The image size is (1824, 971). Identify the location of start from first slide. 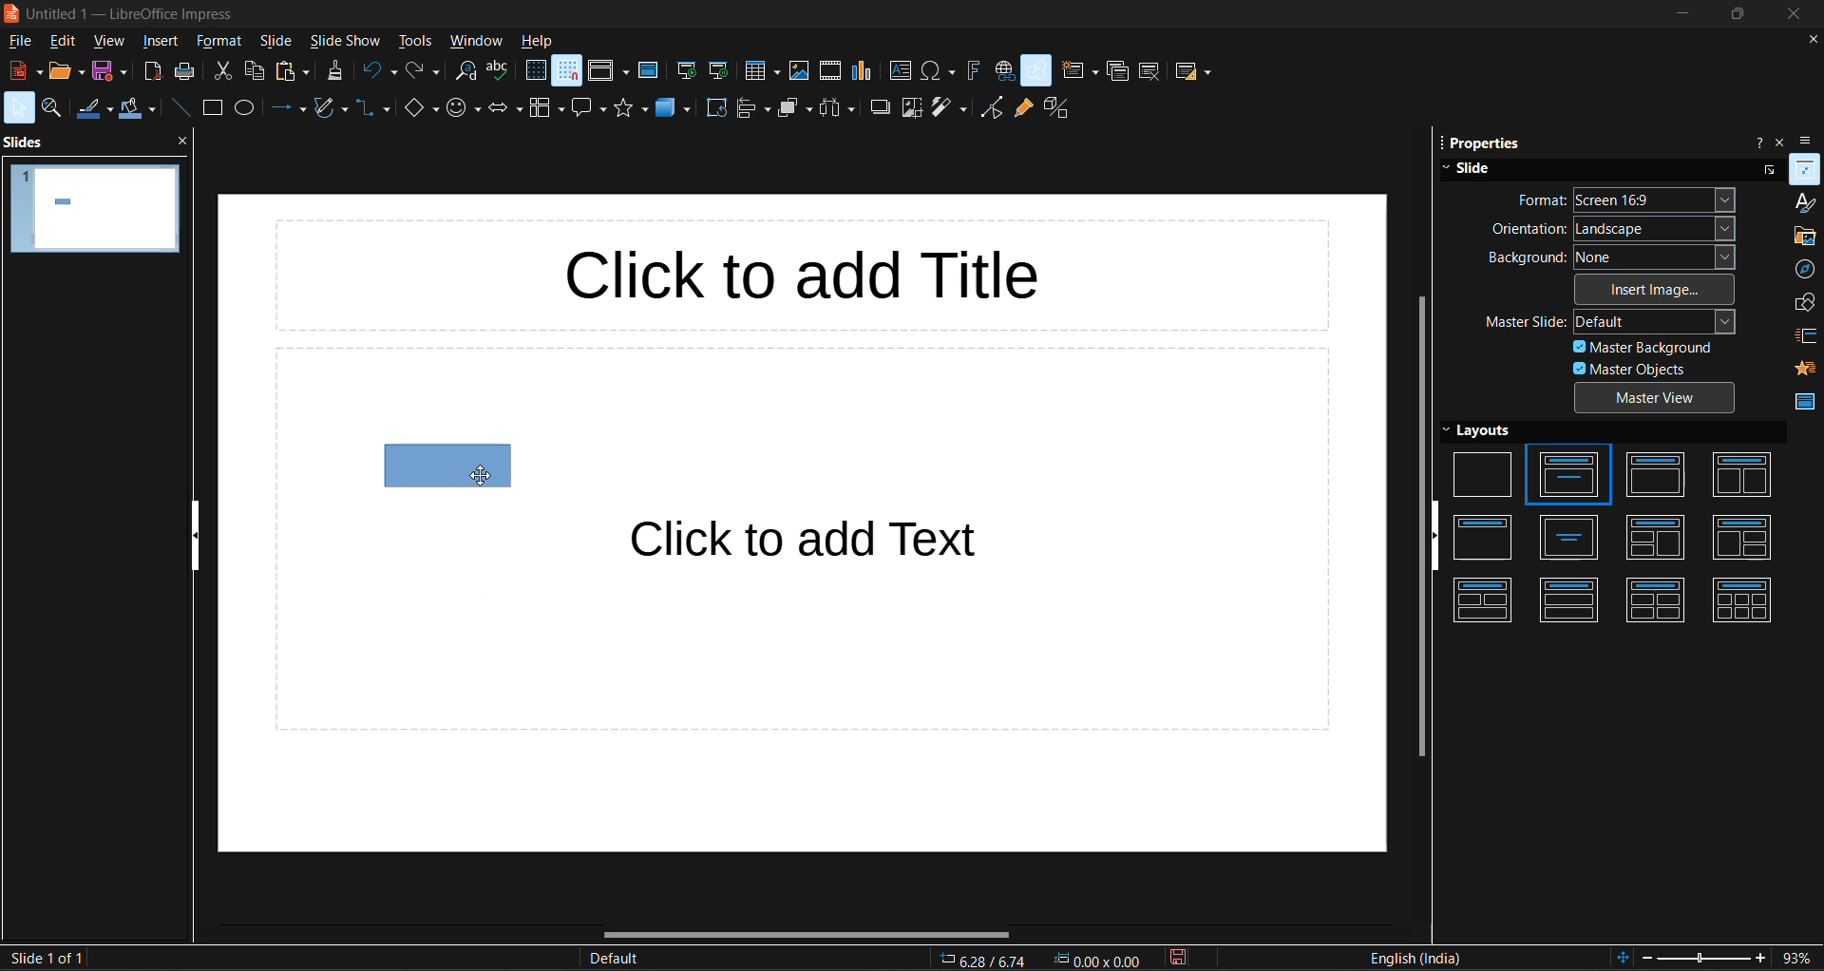
(688, 72).